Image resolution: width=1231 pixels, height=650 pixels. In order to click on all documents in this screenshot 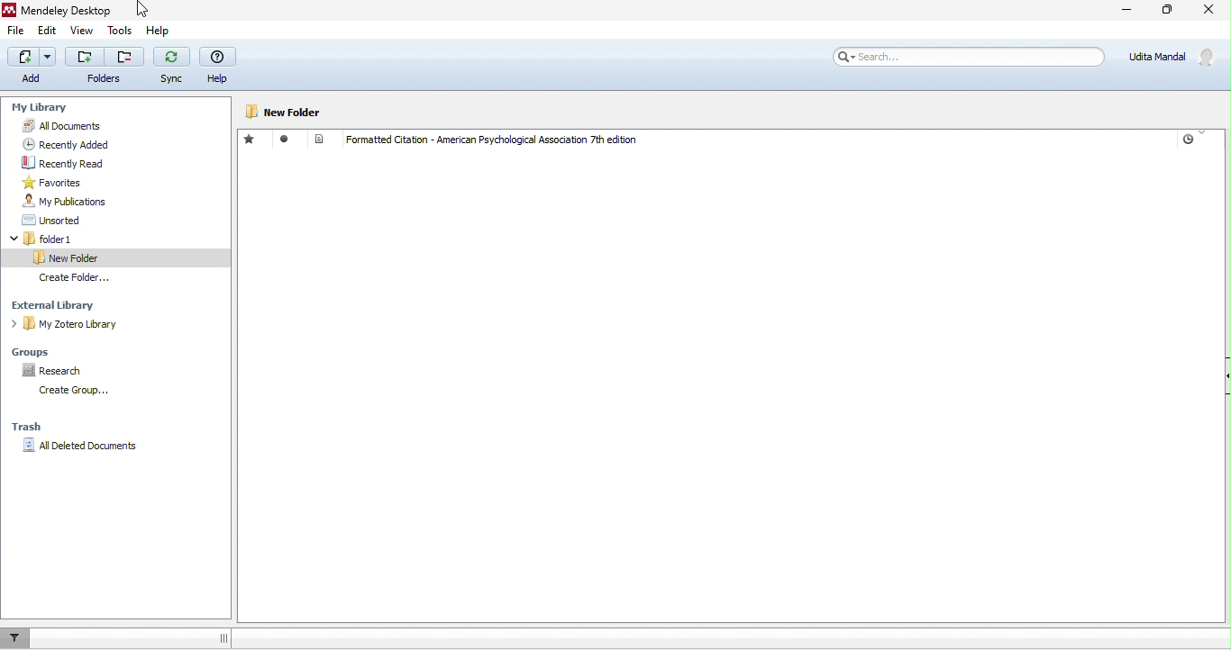, I will do `click(95, 126)`.